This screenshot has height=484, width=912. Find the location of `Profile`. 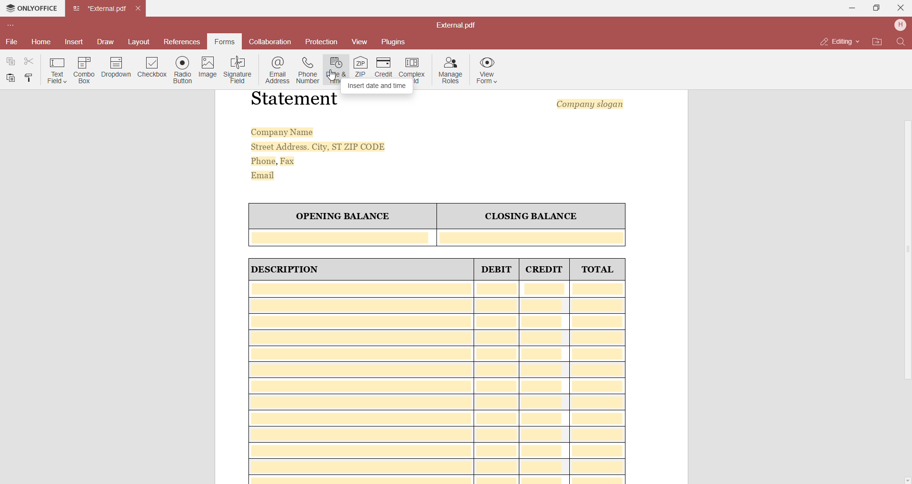

Profile is located at coordinates (901, 25).